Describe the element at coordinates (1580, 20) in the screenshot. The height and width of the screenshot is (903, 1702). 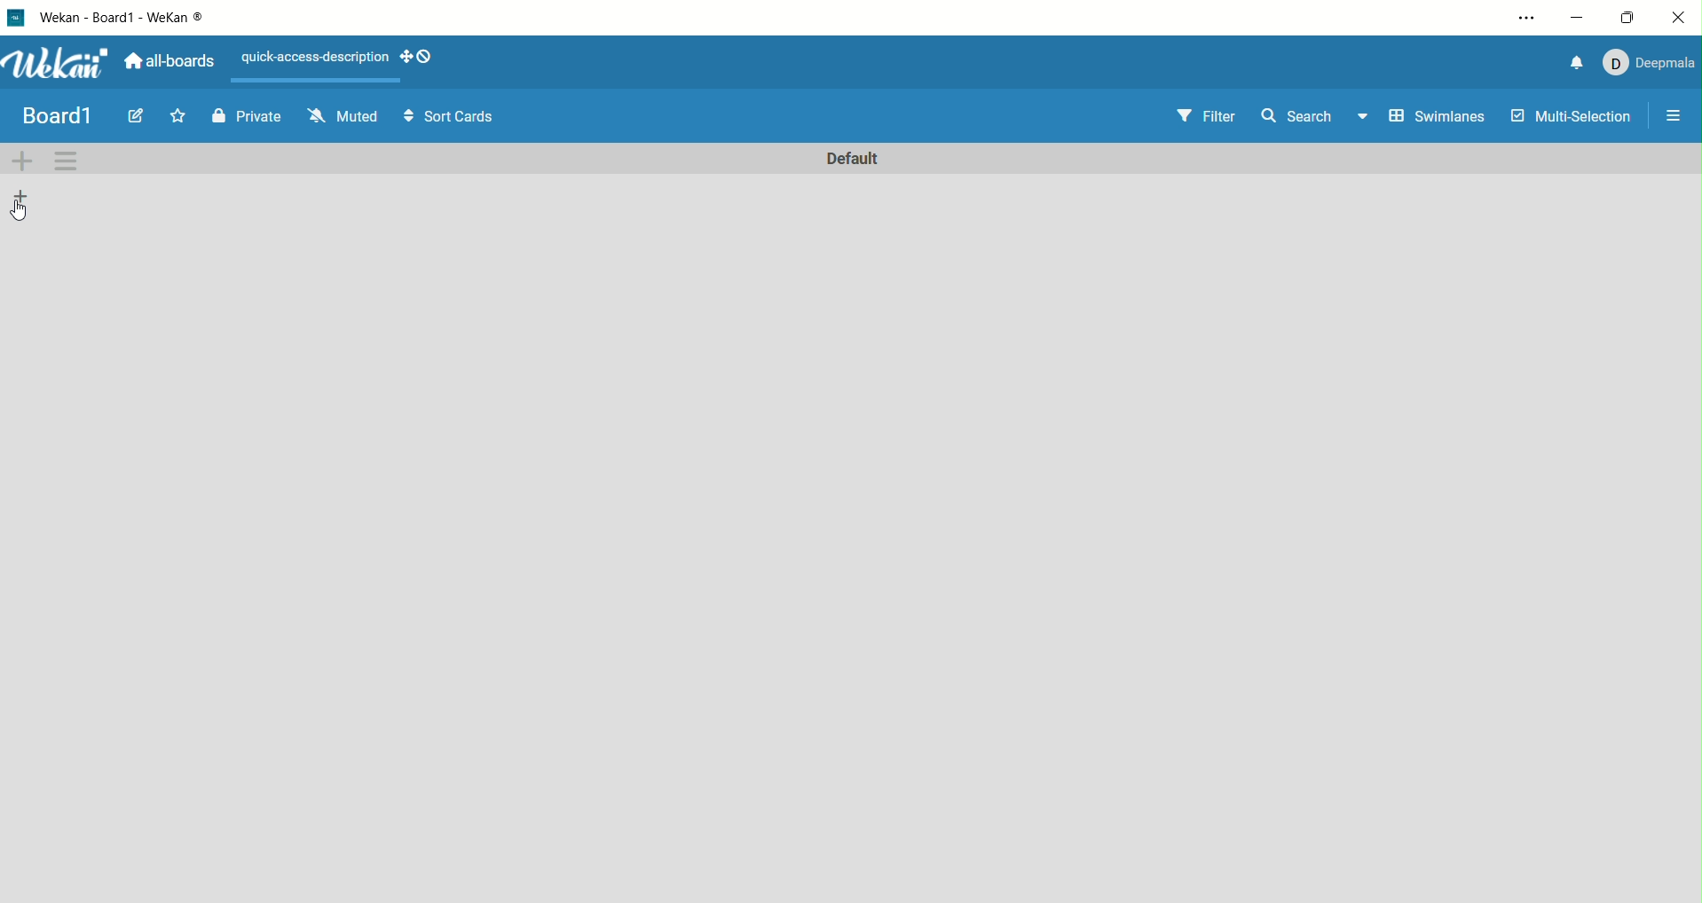
I see `minimize` at that location.